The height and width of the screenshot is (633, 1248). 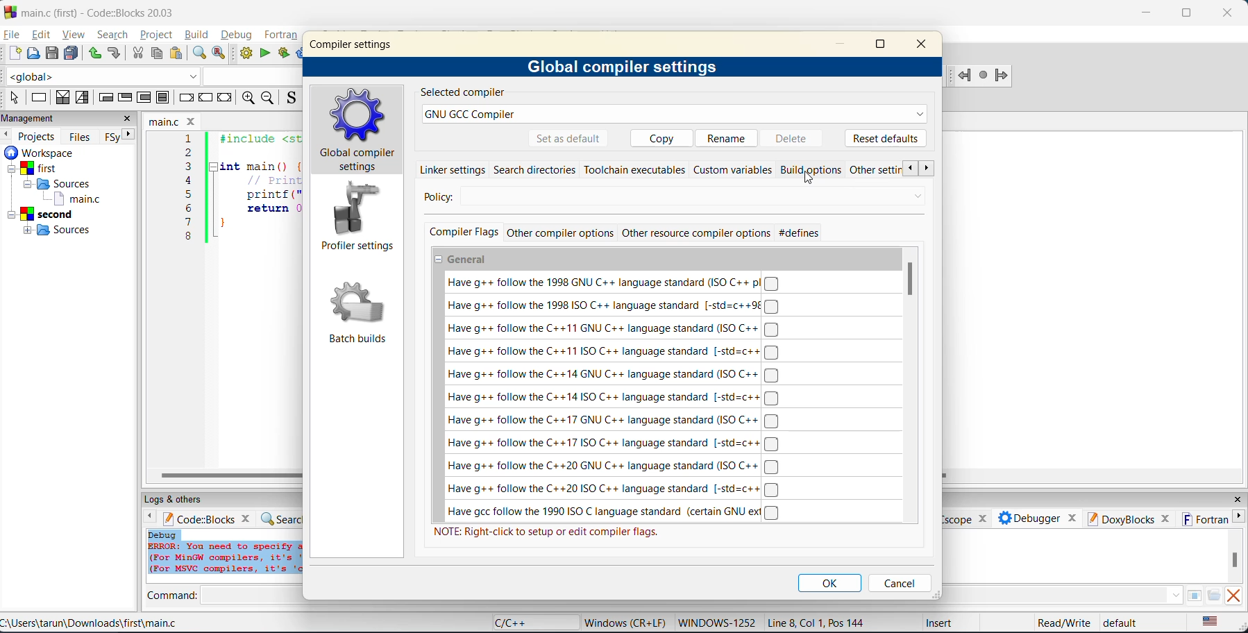 I want to click on main.c (first) - Code::Blocks 20.03, so click(x=94, y=12).